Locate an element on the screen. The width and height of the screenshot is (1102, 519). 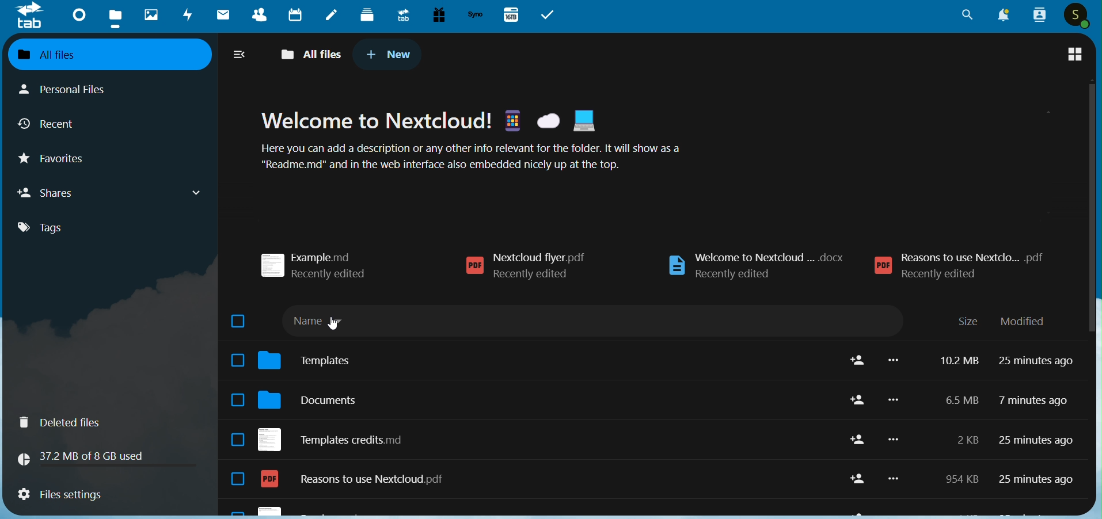
New is located at coordinates (389, 55).